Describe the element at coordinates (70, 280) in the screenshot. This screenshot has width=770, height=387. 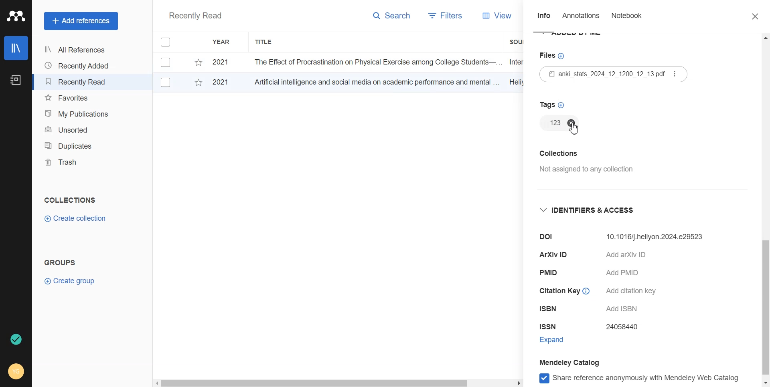
I see `Create group` at that location.